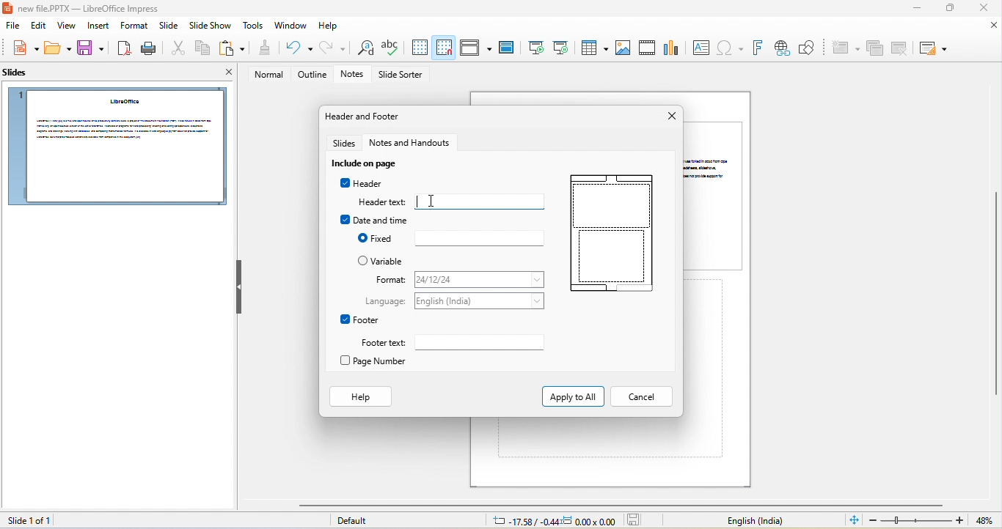 The height and width of the screenshot is (529, 1002). Describe the element at coordinates (345, 144) in the screenshot. I see `slides` at that location.